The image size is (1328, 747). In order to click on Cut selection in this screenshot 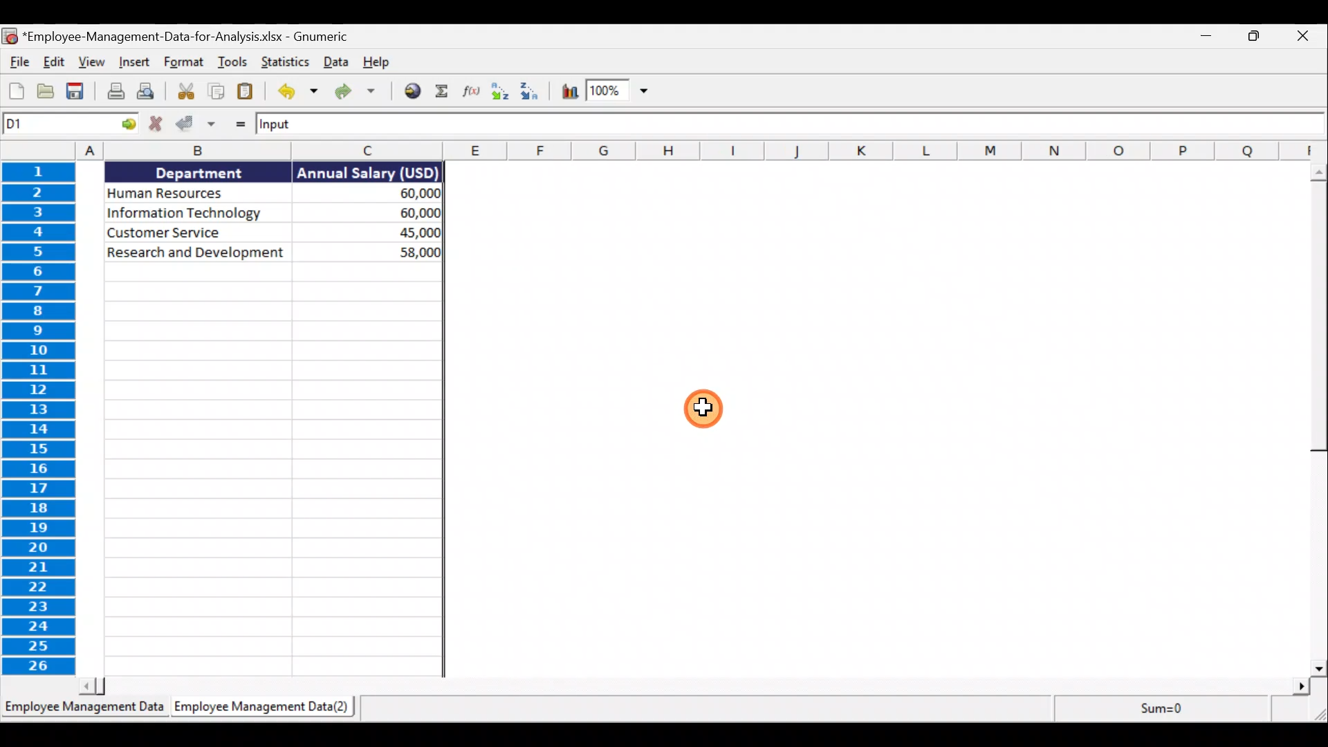, I will do `click(184, 92)`.